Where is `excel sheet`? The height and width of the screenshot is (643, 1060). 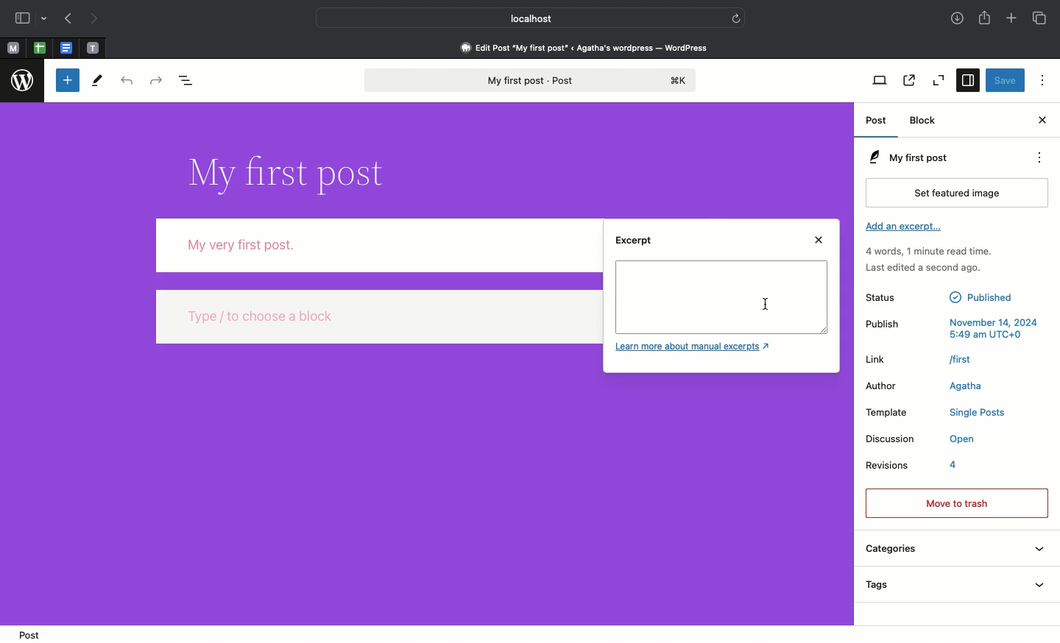 excel sheet is located at coordinates (38, 47).